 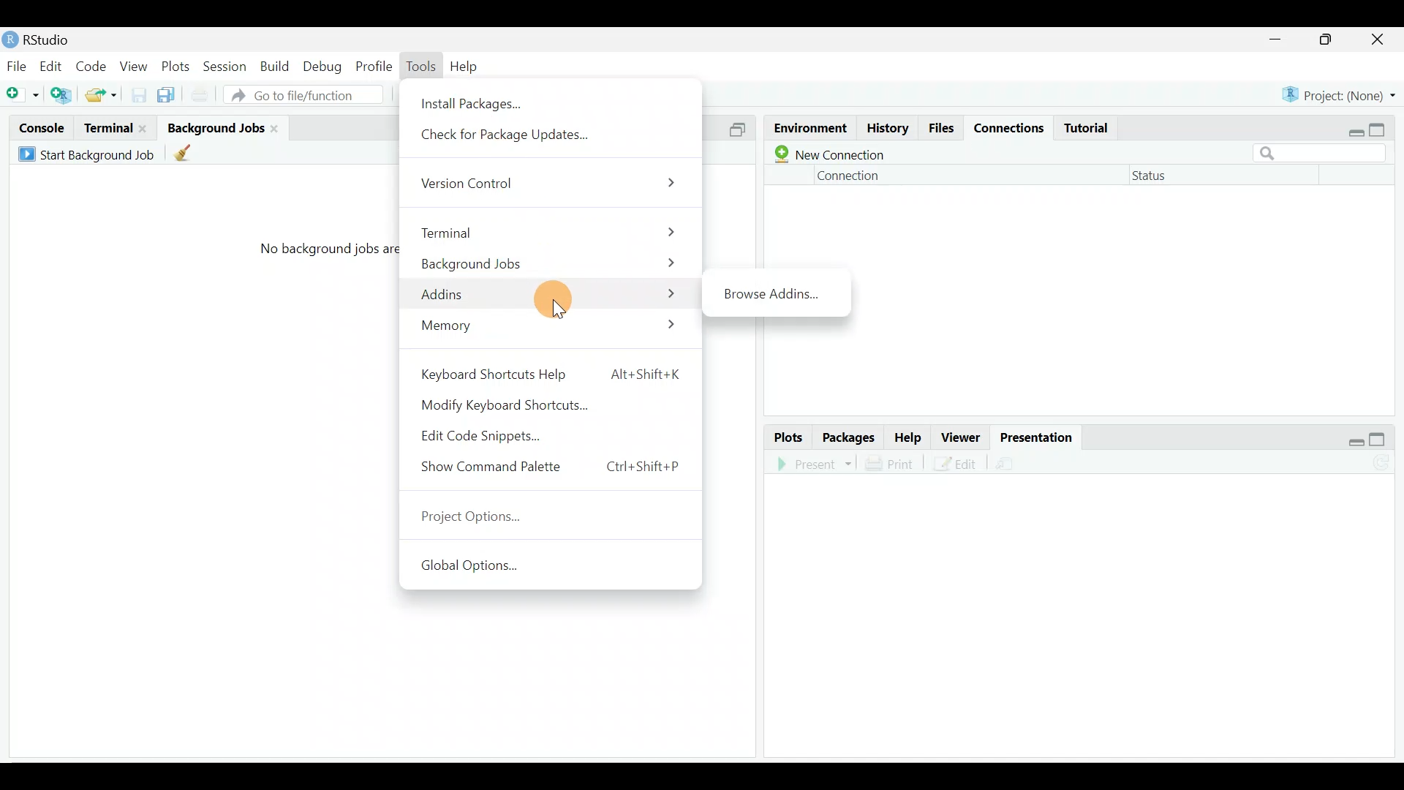 I want to click on Packages, so click(x=850, y=437).